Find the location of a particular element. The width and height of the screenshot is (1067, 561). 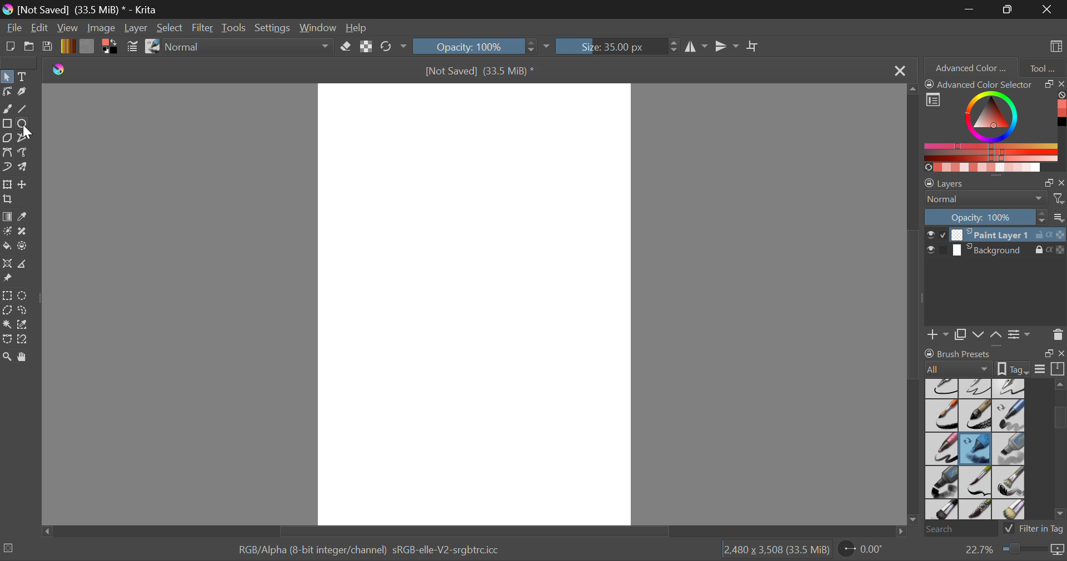

Gradient Fill is located at coordinates (7, 218).